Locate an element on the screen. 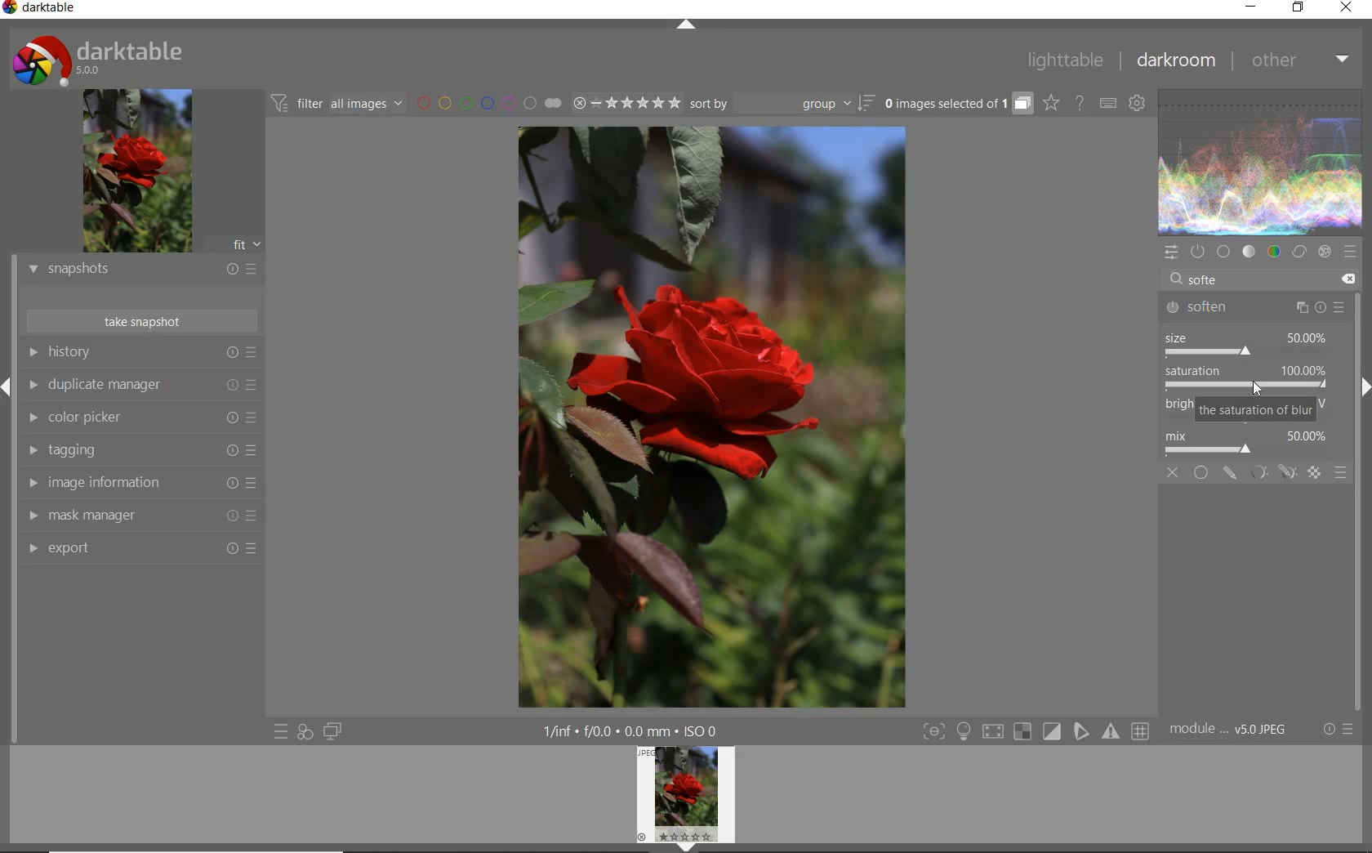 This screenshot has width=1372, height=853. saturation is located at coordinates (1246, 379).